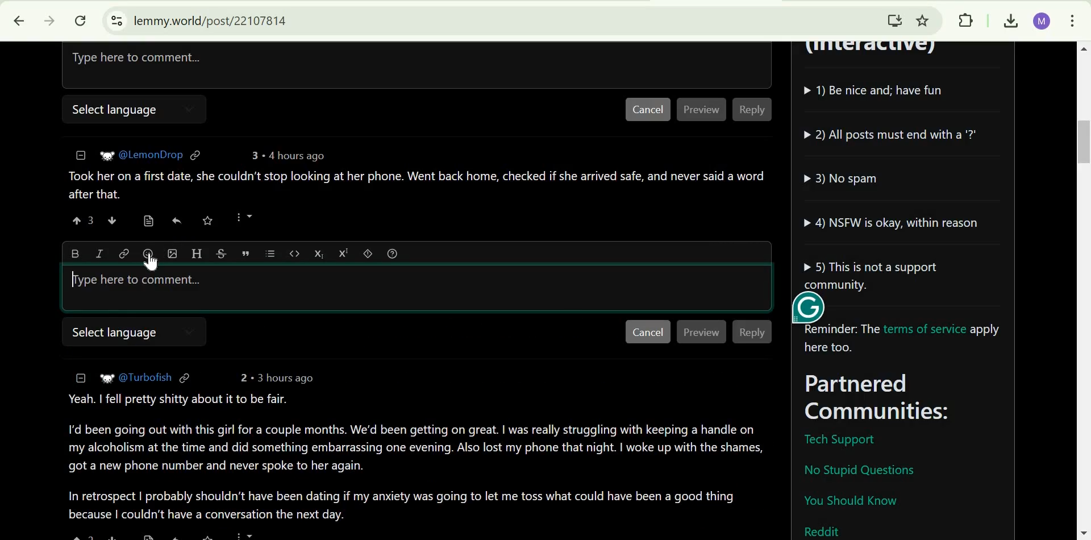 The height and width of the screenshot is (540, 1091). What do you see at coordinates (173, 253) in the screenshot?
I see `Upload imafe` at bounding box center [173, 253].